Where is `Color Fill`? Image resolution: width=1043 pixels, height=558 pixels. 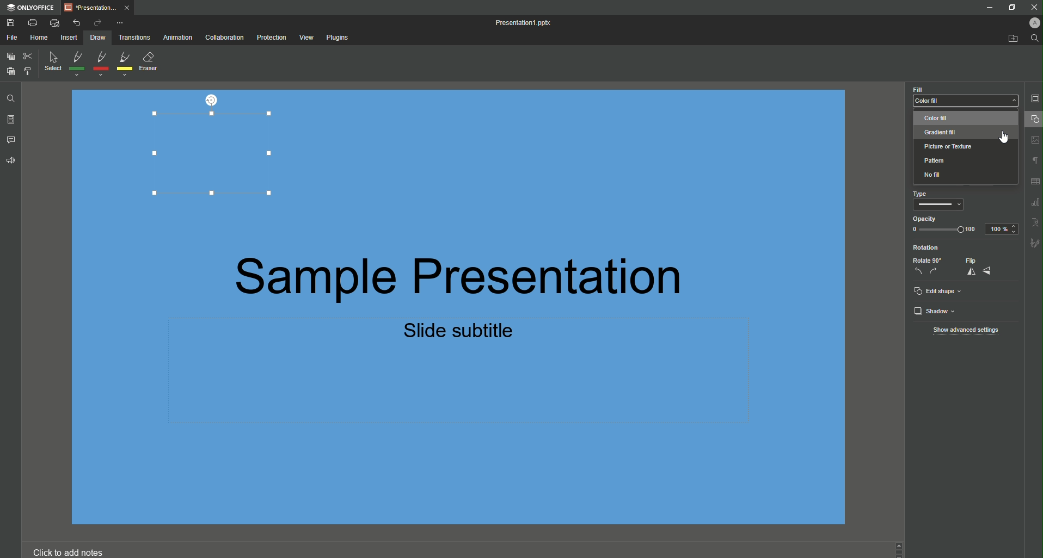
Color Fill is located at coordinates (966, 96).